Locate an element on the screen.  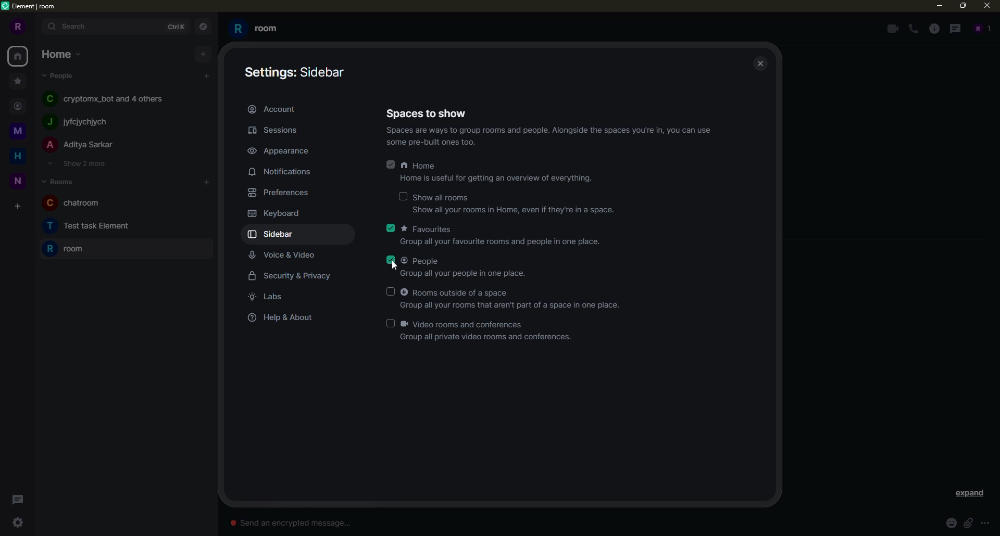
home is located at coordinates (19, 56).